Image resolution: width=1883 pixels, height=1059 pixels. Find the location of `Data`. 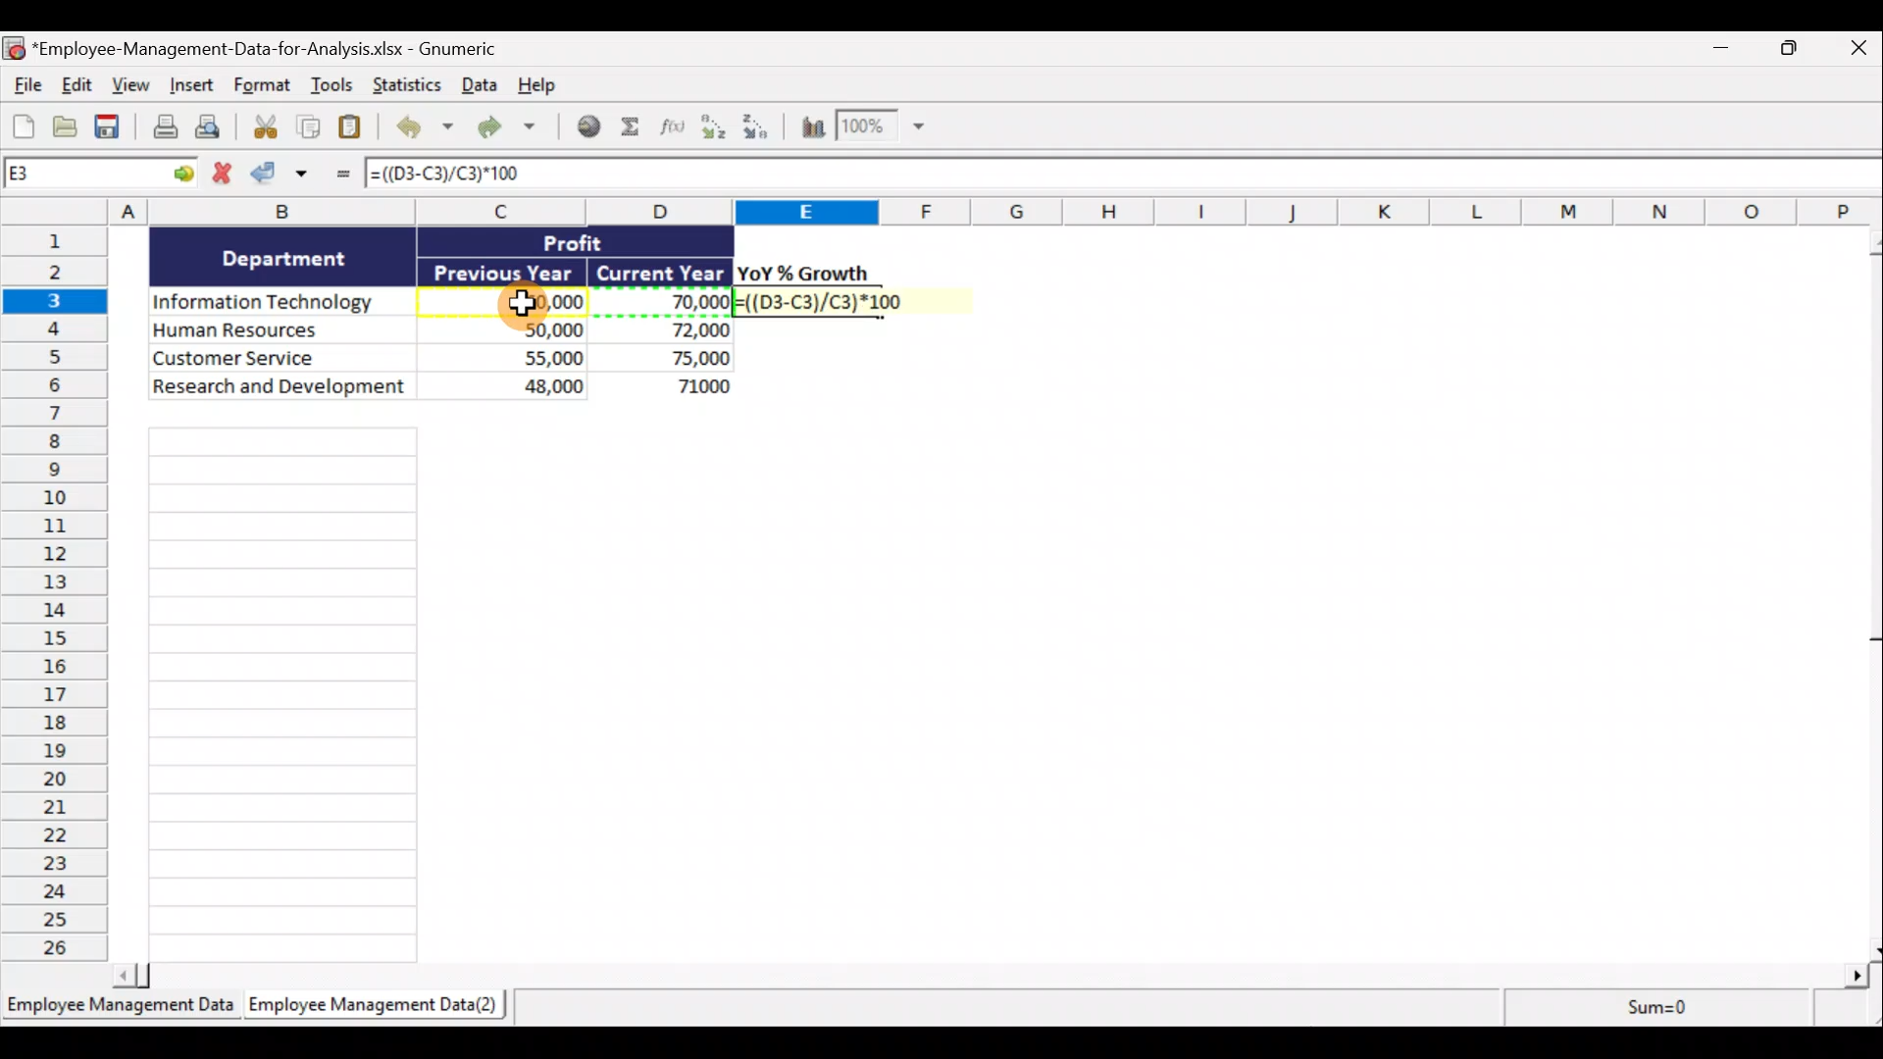

Data is located at coordinates (442, 313).